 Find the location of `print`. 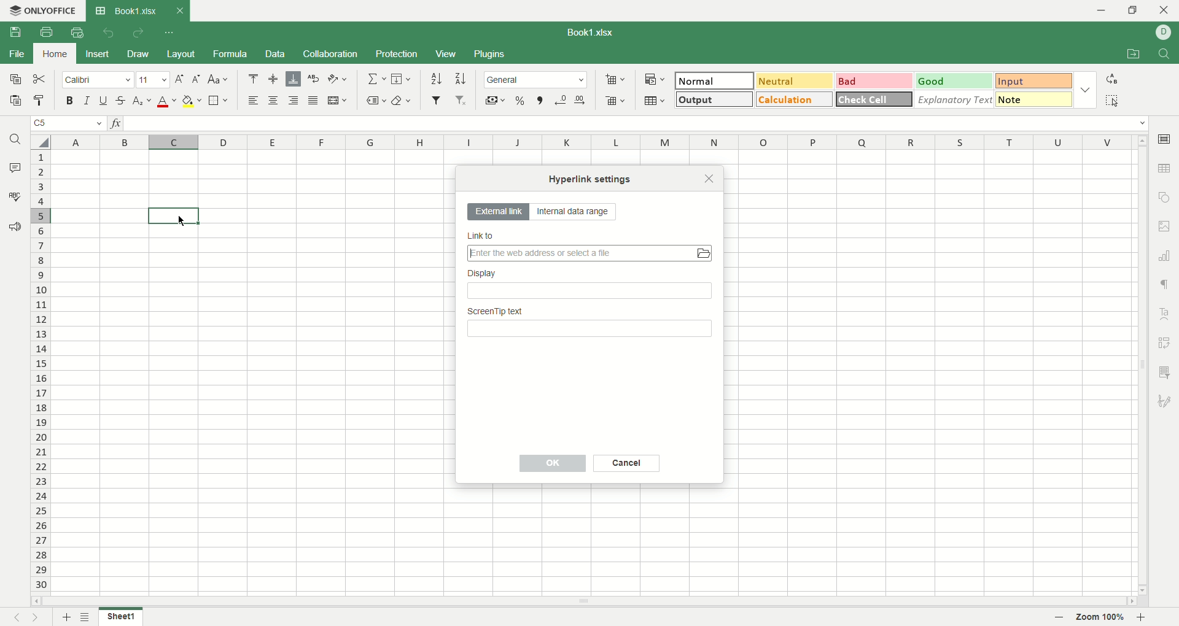

print is located at coordinates (46, 32).